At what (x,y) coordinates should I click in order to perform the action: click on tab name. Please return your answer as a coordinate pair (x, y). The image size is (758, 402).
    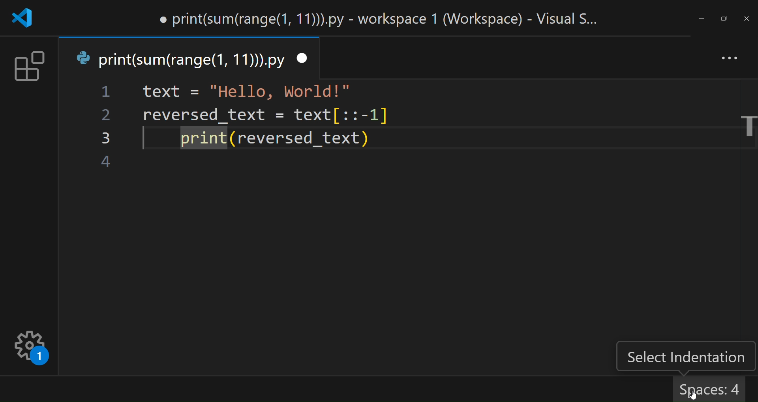
    Looking at the image, I should click on (174, 56).